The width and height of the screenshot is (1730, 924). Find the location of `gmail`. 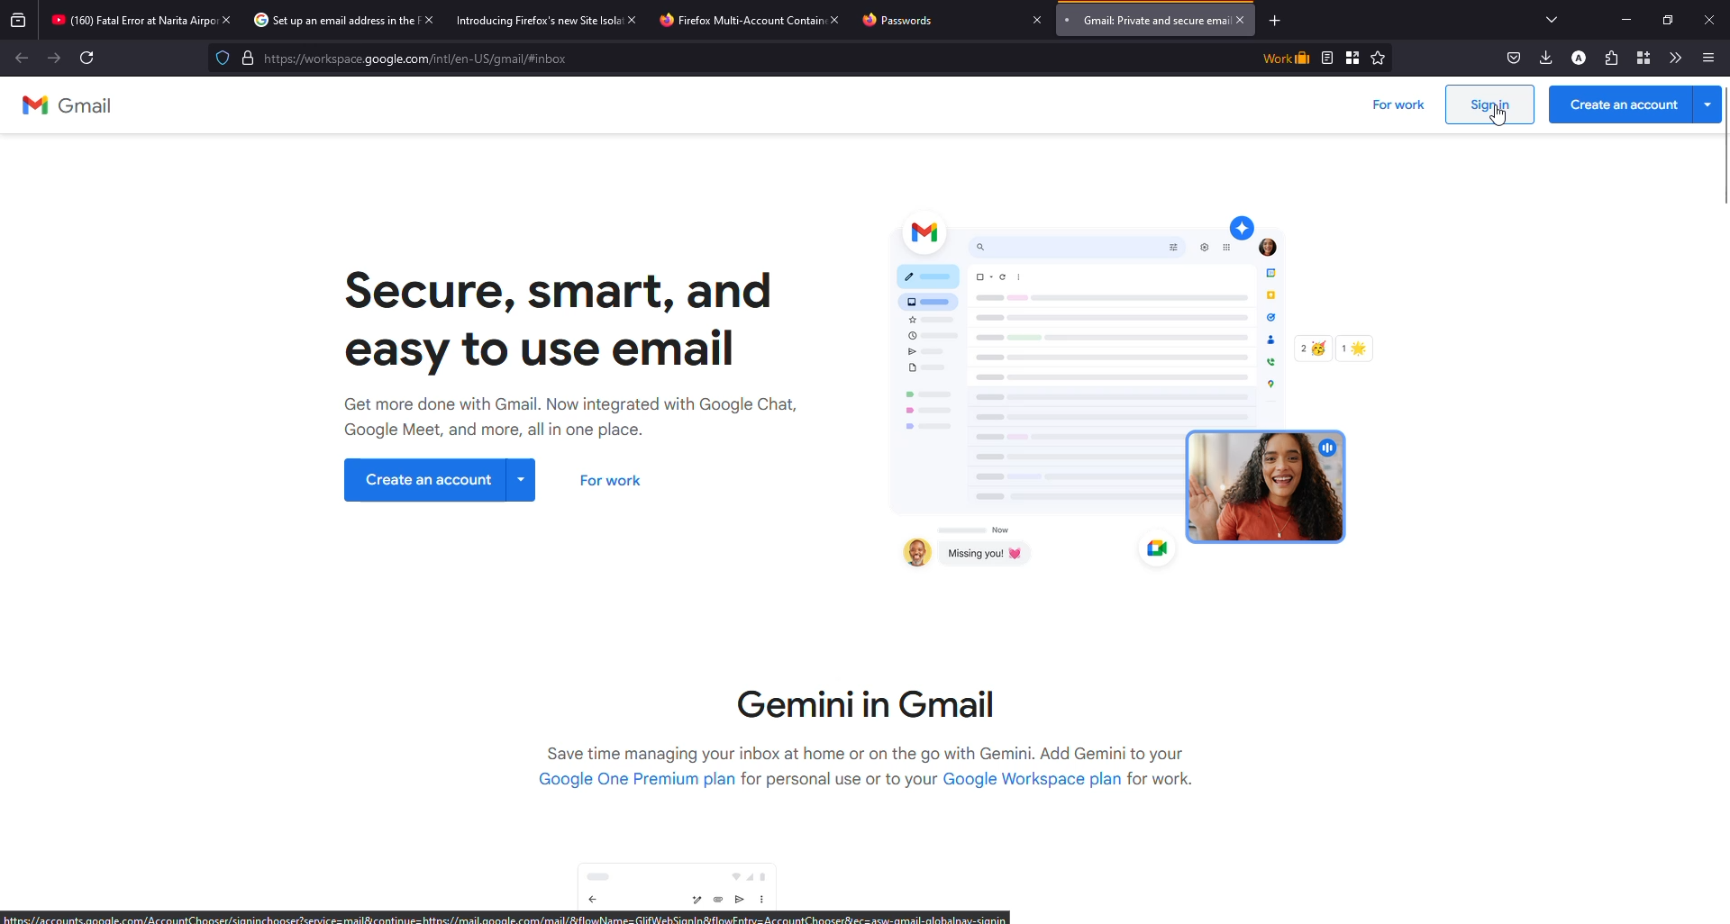

gmail is located at coordinates (67, 105).